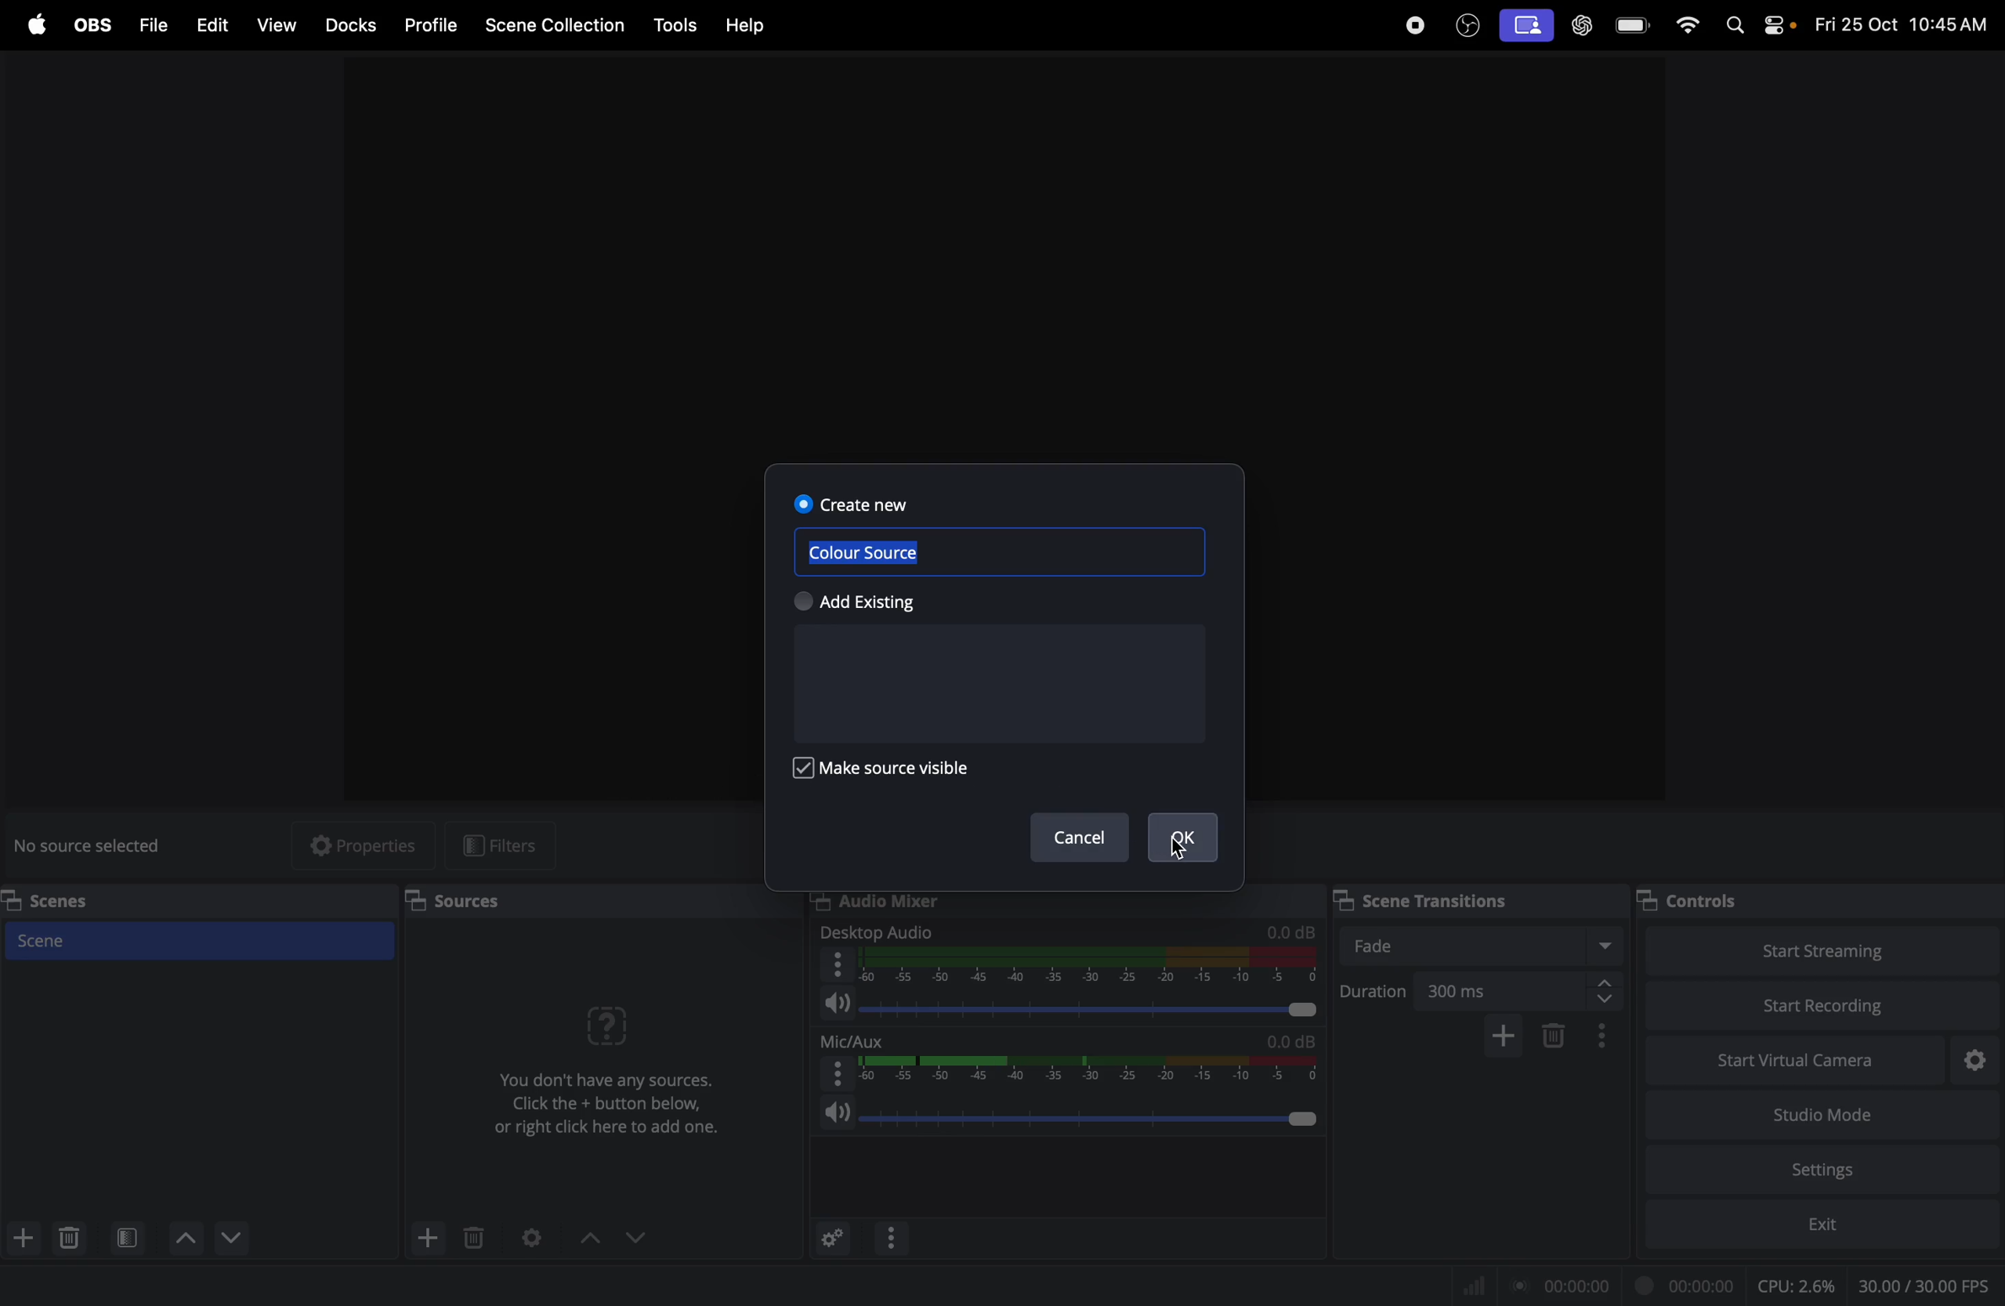  I want to click on help, so click(751, 27).